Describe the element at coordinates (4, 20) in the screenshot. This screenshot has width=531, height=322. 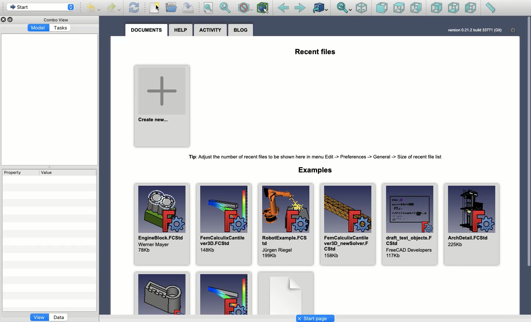
I see `Close` at that location.